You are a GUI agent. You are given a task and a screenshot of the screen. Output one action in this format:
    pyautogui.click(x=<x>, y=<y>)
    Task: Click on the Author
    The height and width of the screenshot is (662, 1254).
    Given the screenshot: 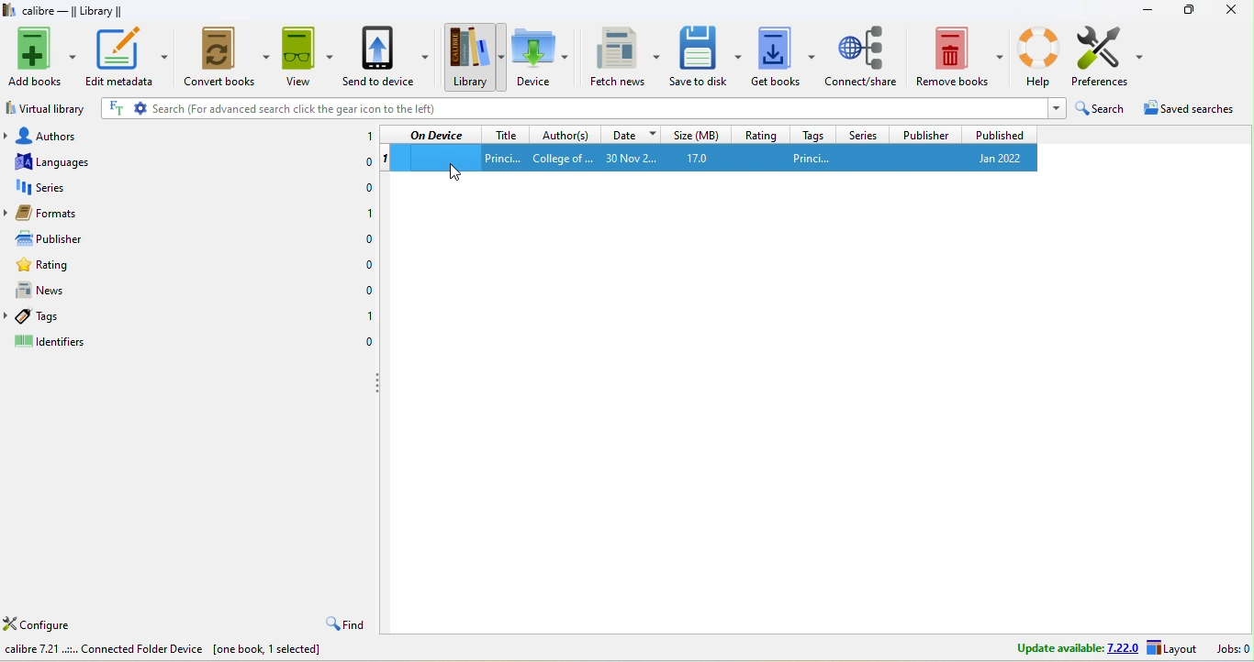 What is the action you would take?
    pyautogui.click(x=562, y=158)
    